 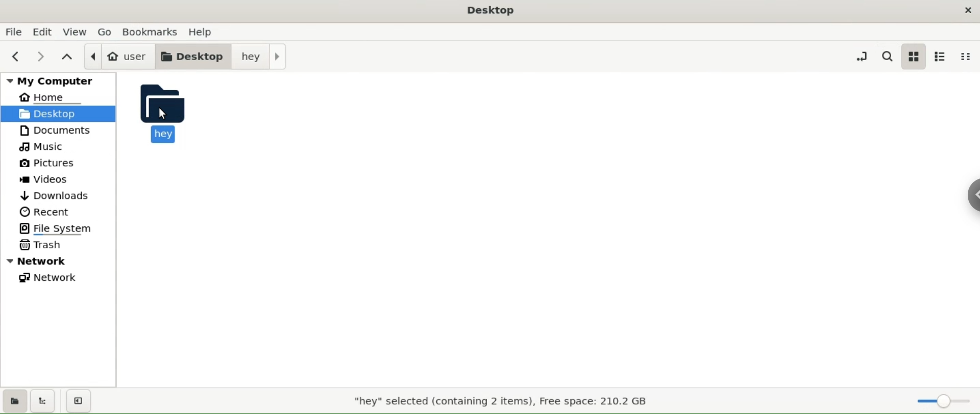 I want to click on cursor, so click(x=164, y=114).